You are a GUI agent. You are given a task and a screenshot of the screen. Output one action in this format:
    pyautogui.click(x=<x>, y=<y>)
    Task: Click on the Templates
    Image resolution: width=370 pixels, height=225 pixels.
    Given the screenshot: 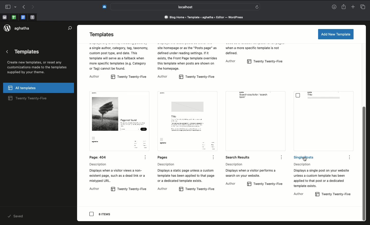 What is the action you would take?
    pyautogui.click(x=37, y=64)
    